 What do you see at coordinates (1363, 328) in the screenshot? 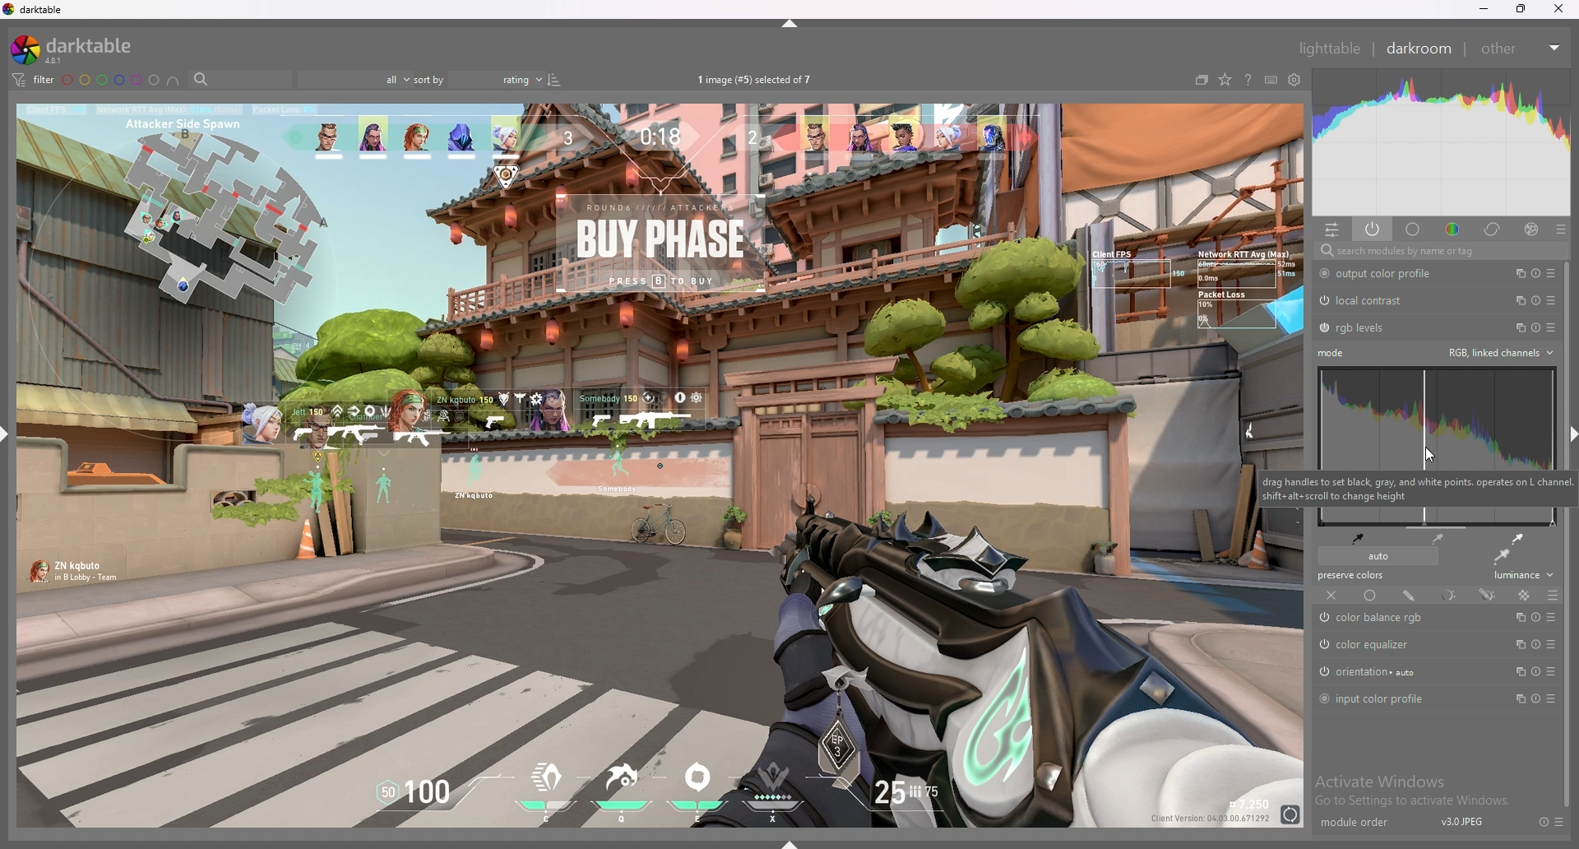
I see `rgb levels` at bounding box center [1363, 328].